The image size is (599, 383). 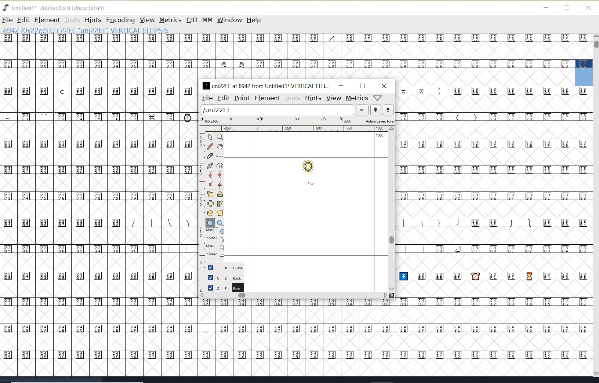 What do you see at coordinates (294, 296) in the screenshot?
I see `scrollbar` at bounding box center [294, 296].